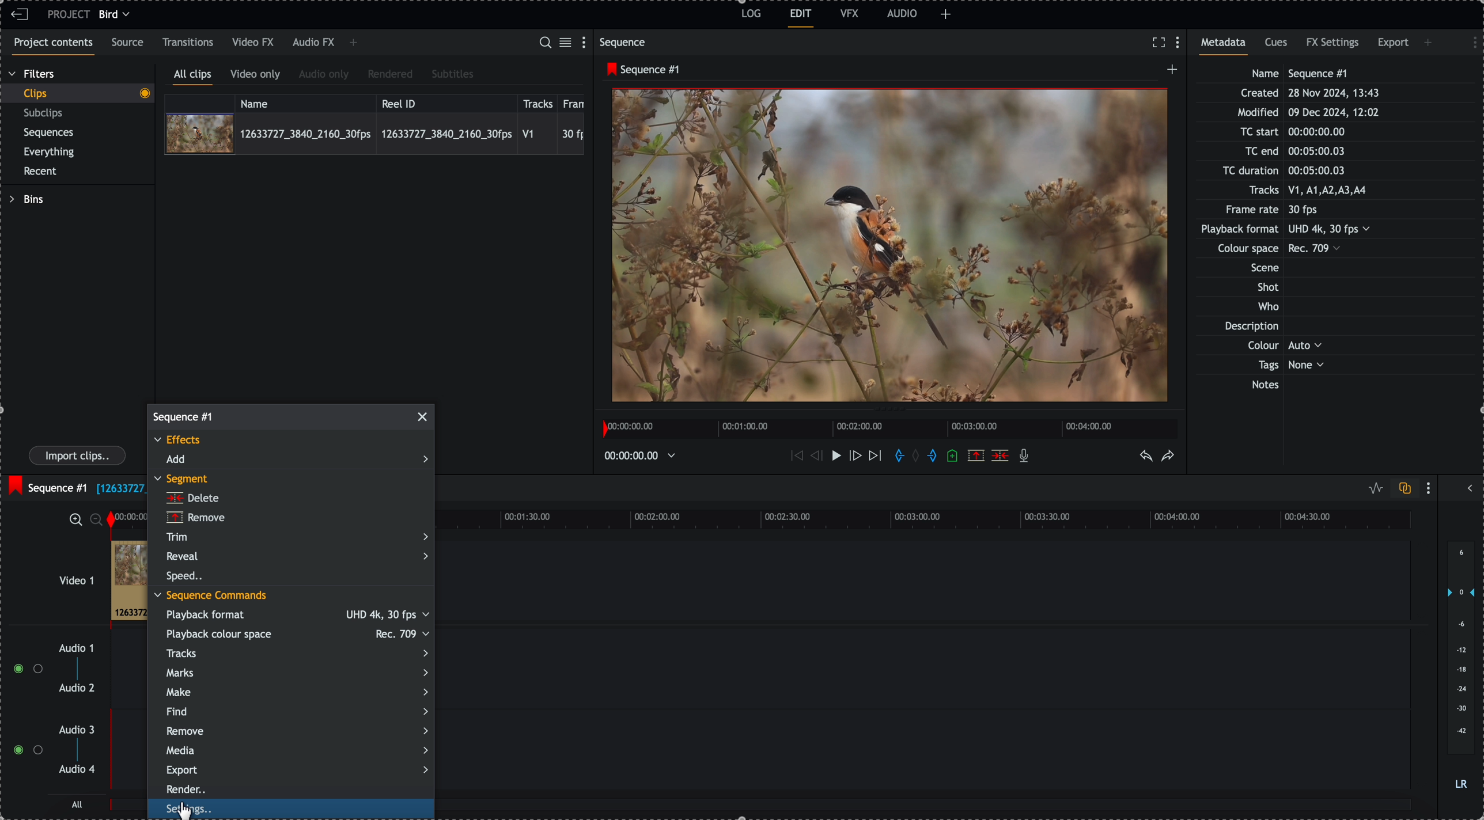  What do you see at coordinates (445, 101) in the screenshot?
I see `reel ID` at bounding box center [445, 101].